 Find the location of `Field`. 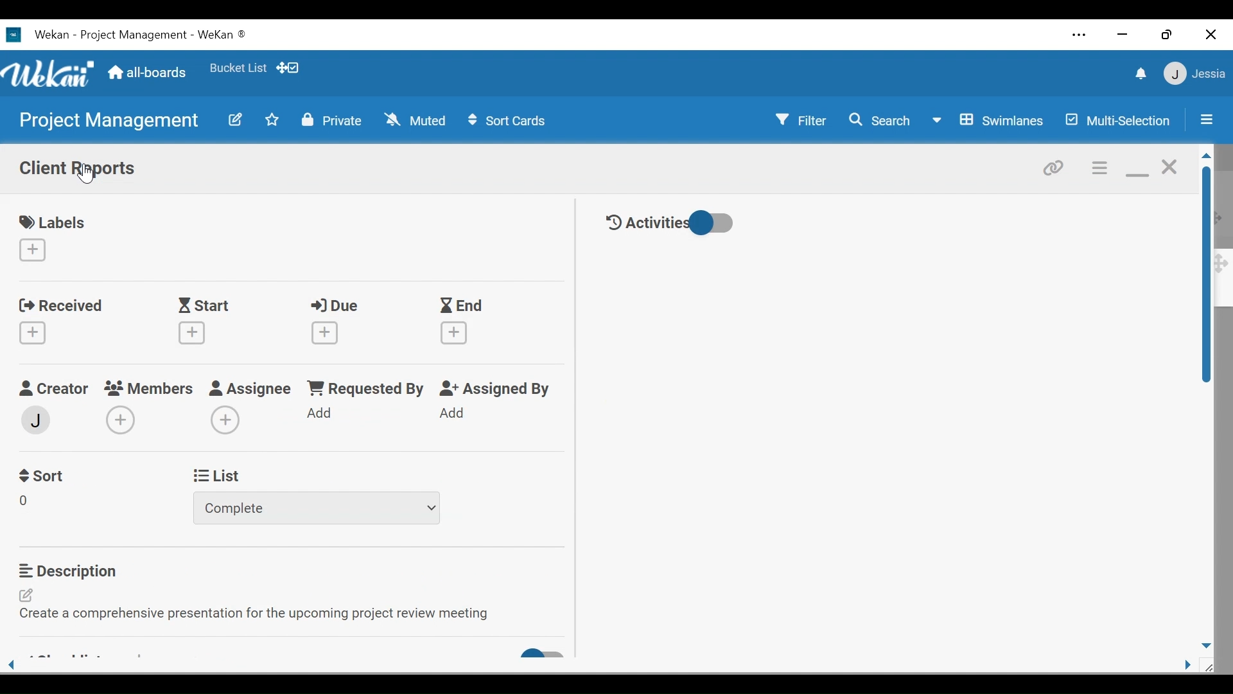

Field is located at coordinates (24, 502).